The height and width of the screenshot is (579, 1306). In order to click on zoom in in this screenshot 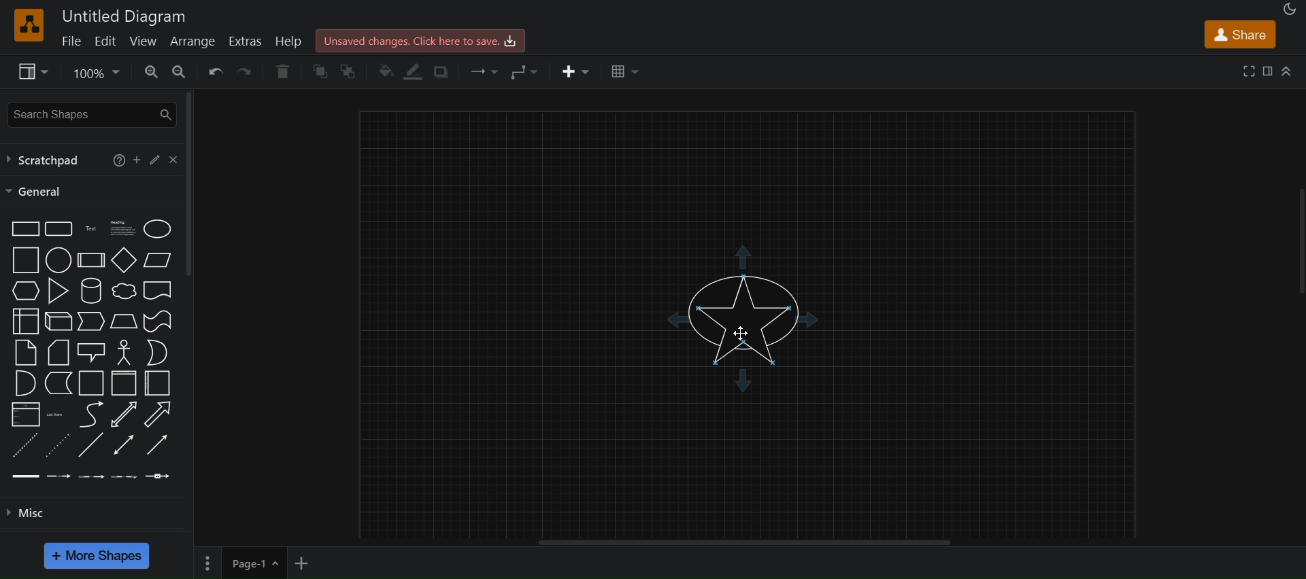, I will do `click(150, 71)`.